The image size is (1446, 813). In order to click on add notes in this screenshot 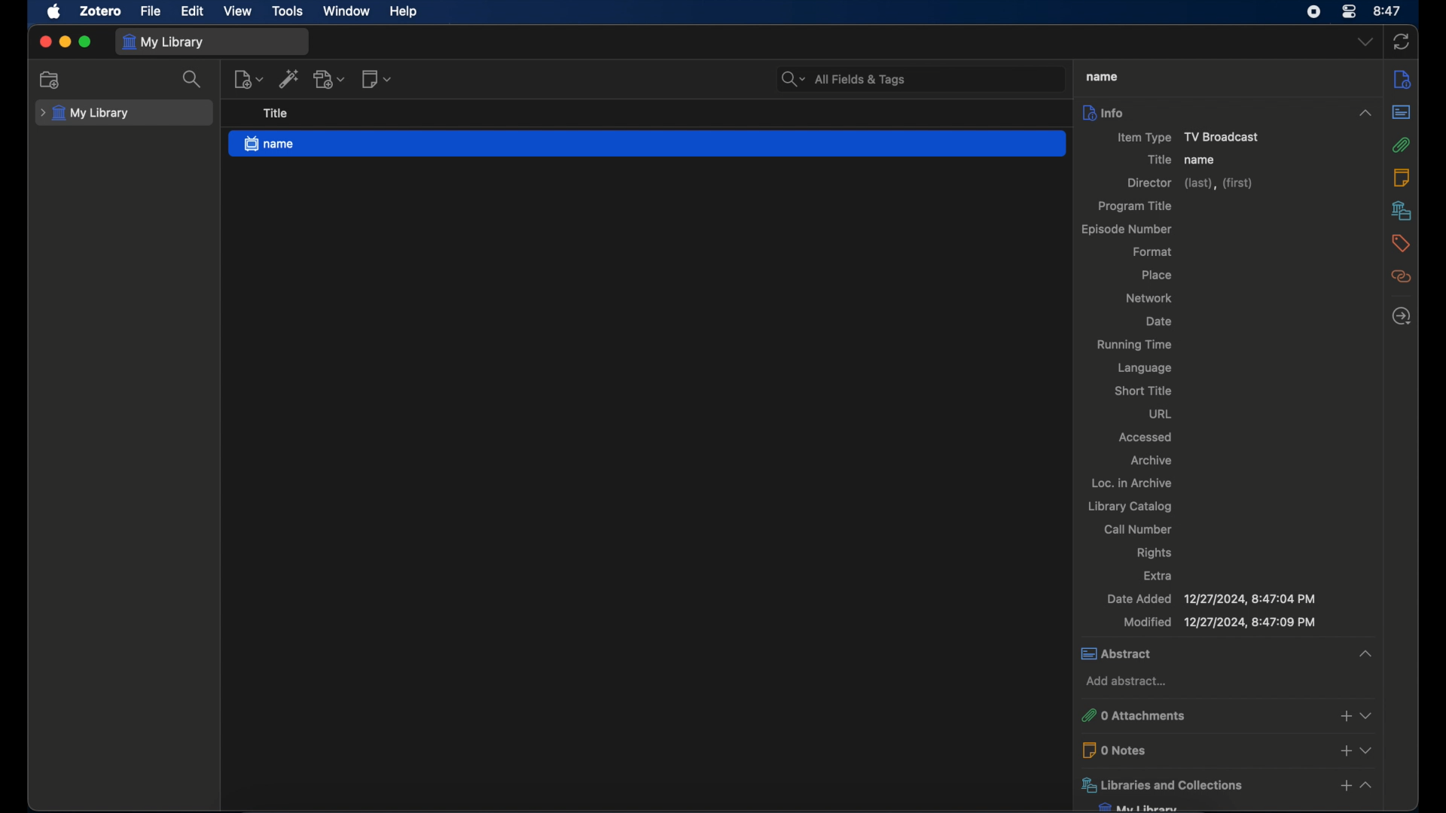, I will do `click(1344, 749)`.